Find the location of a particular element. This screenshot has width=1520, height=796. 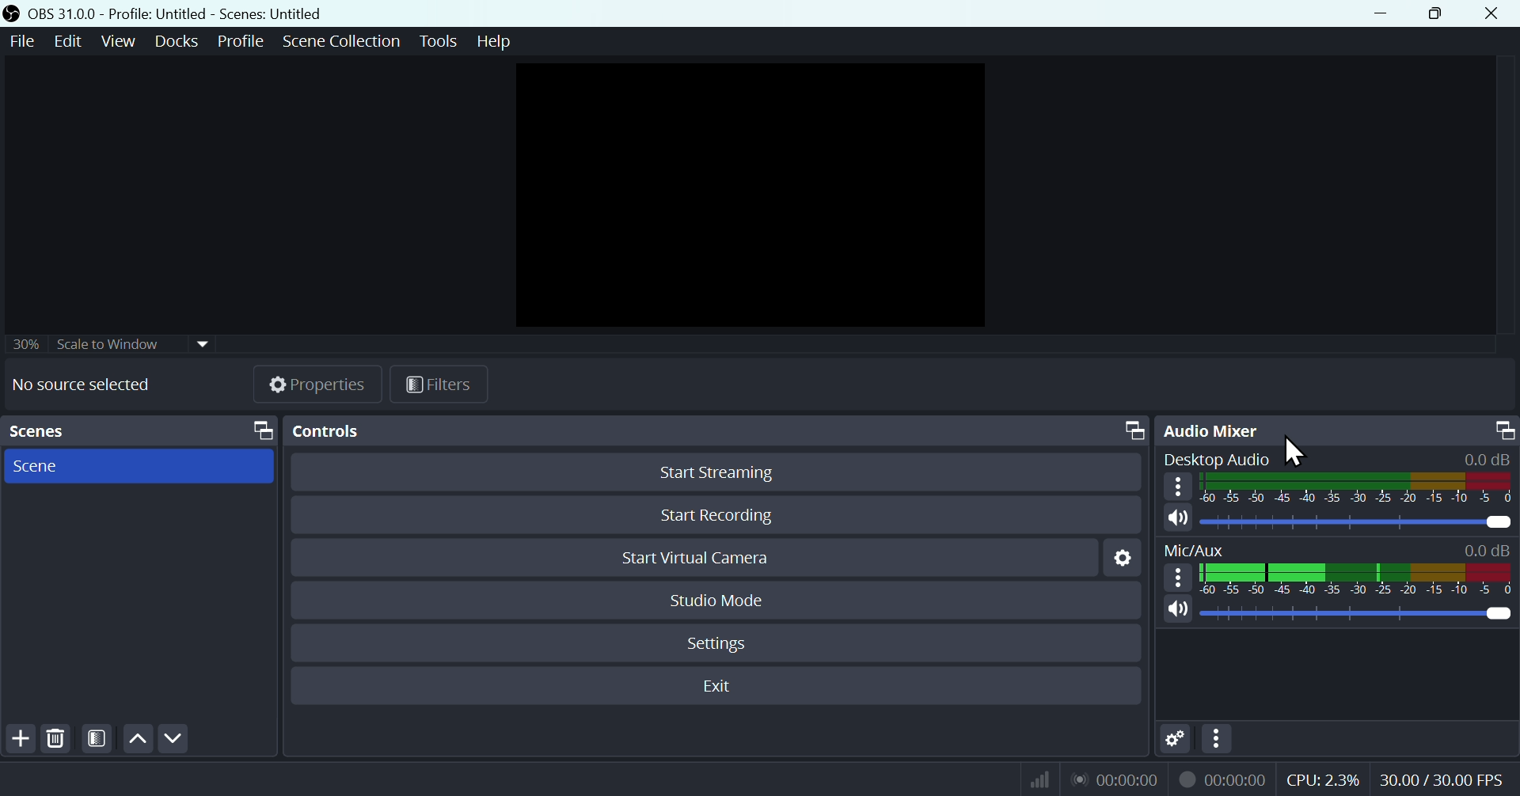

Properties is located at coordinates (316, 387).